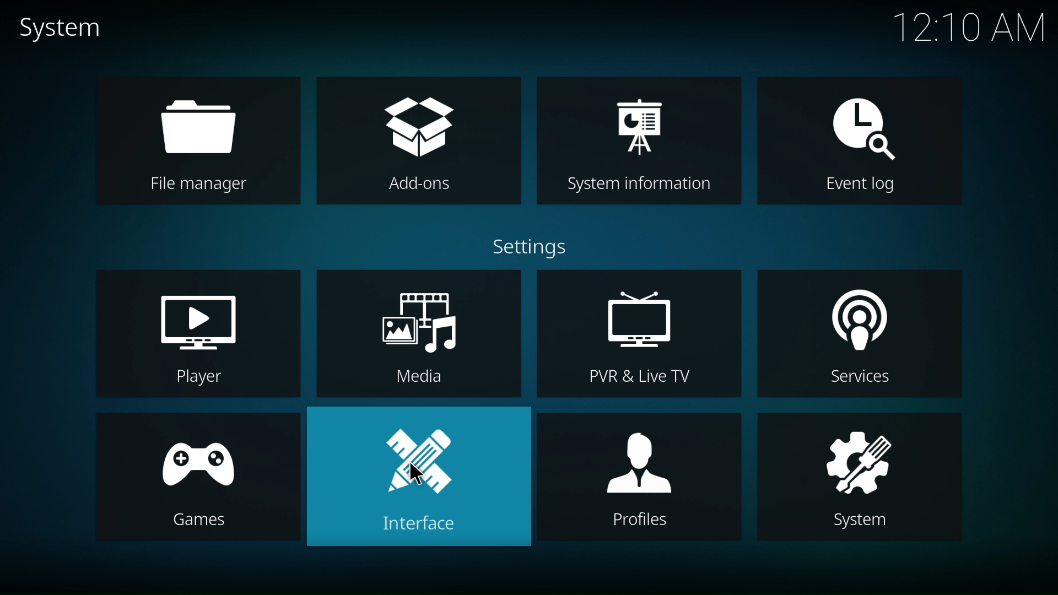  Describe the element at coordinates (195, 139) in the screenshot. I see `file manager` at that location.